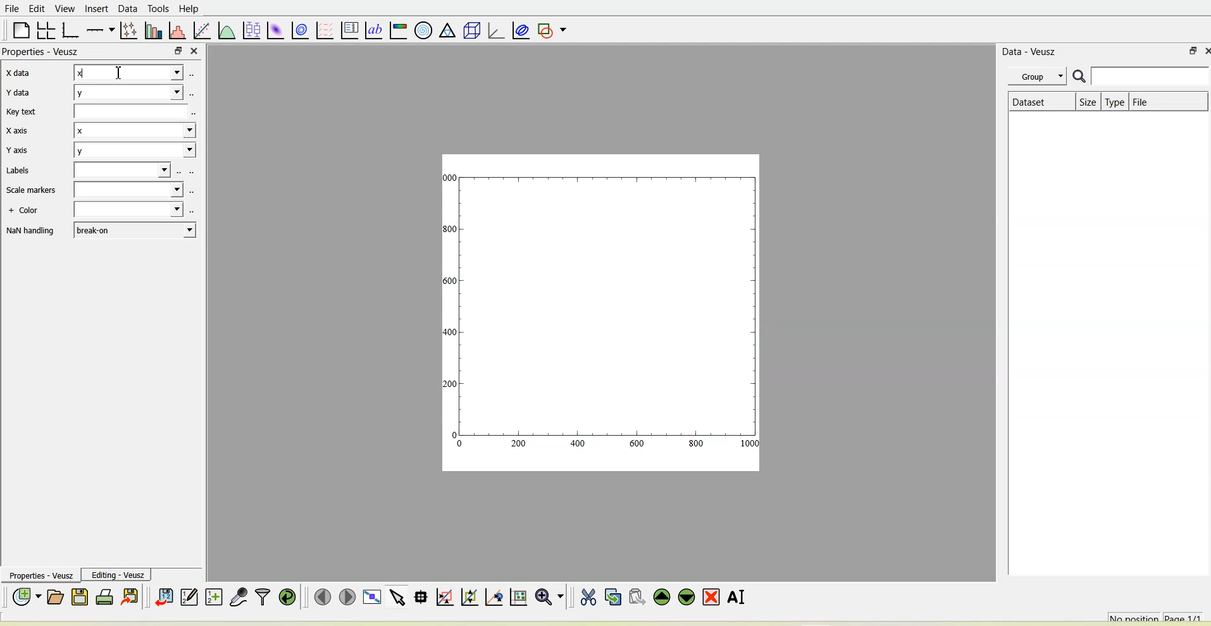  I want to click on Tools, so click(156, 9).